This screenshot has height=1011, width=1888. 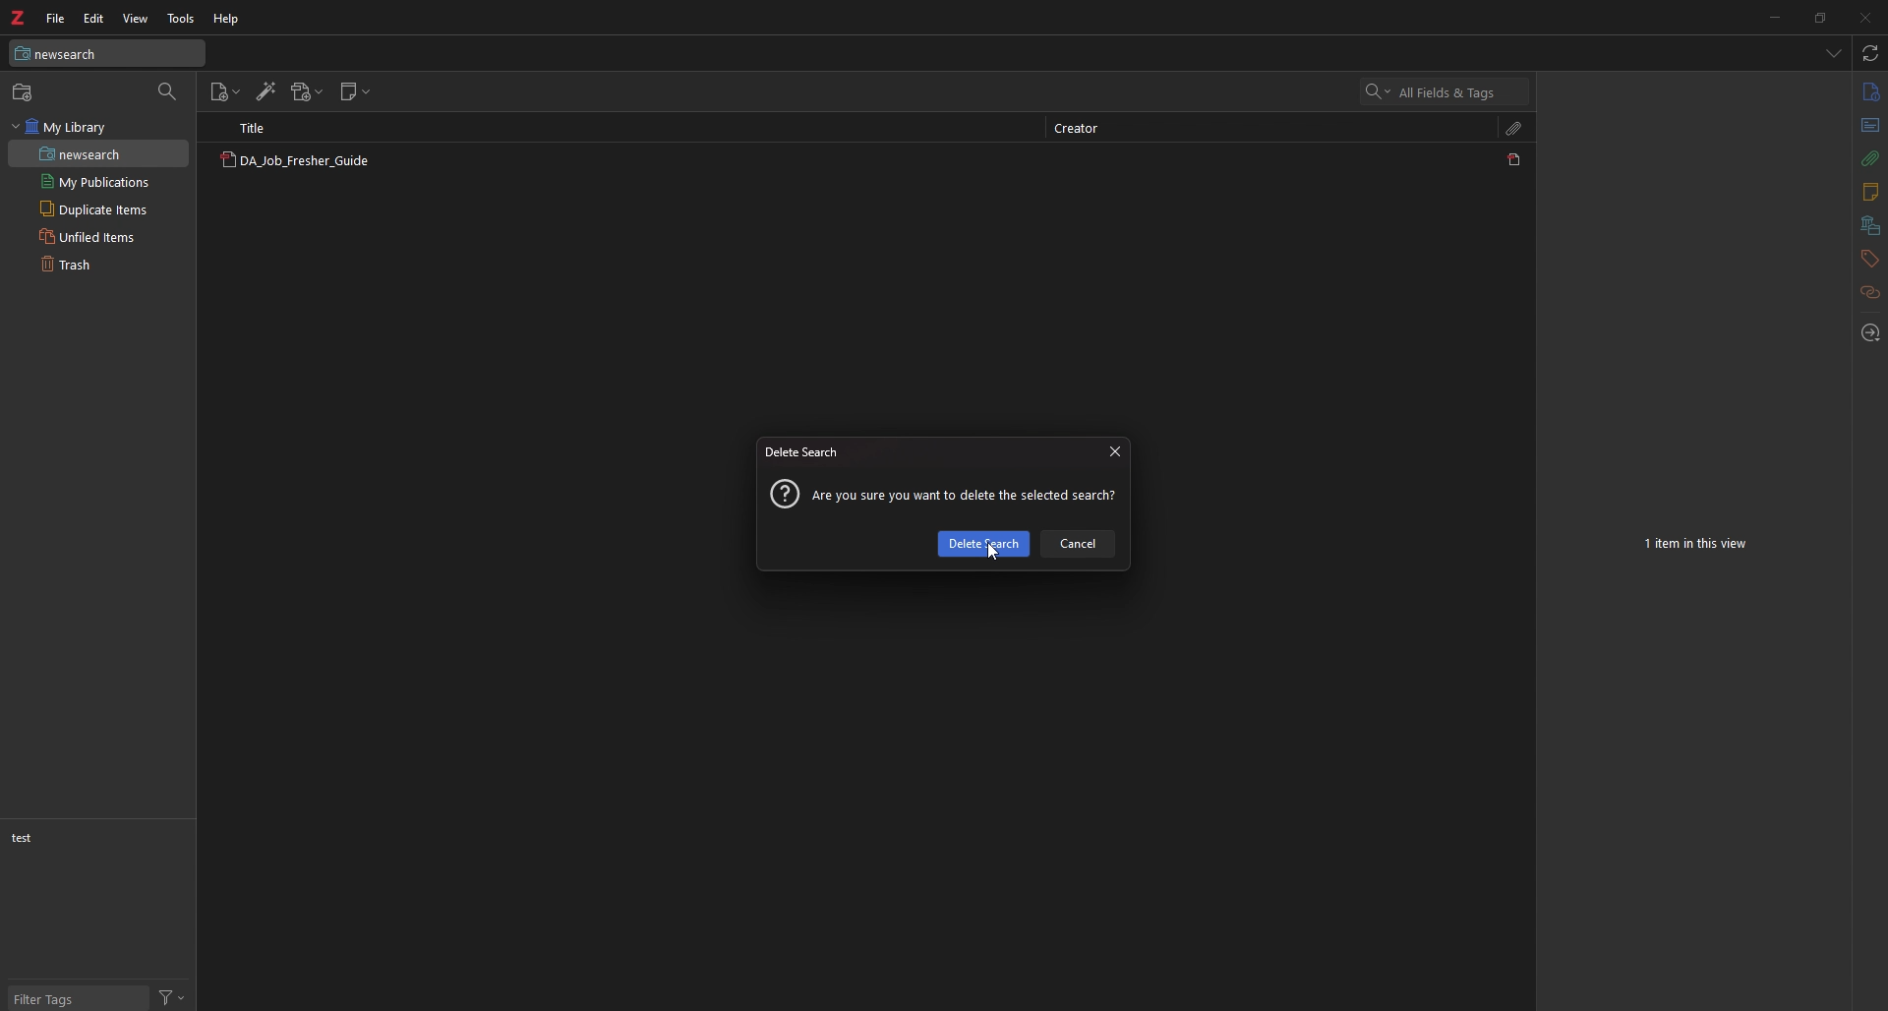 What do you see at coordinates (803, 453) in the screenshot?
I see `delete search` at bounding box center [803, 453].